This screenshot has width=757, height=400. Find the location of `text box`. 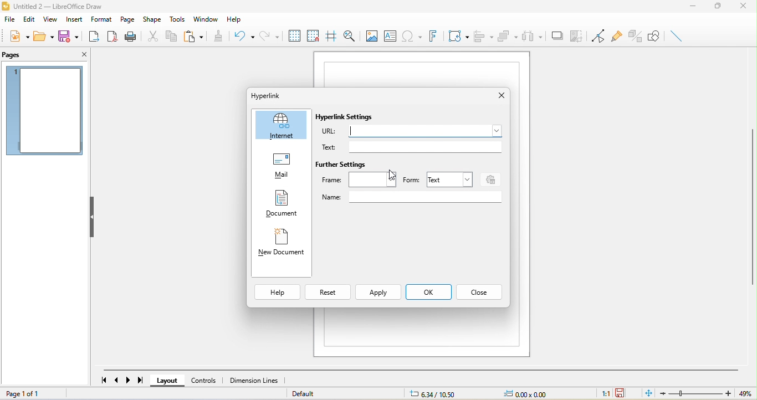

text box is located at coordinates (390, 36).